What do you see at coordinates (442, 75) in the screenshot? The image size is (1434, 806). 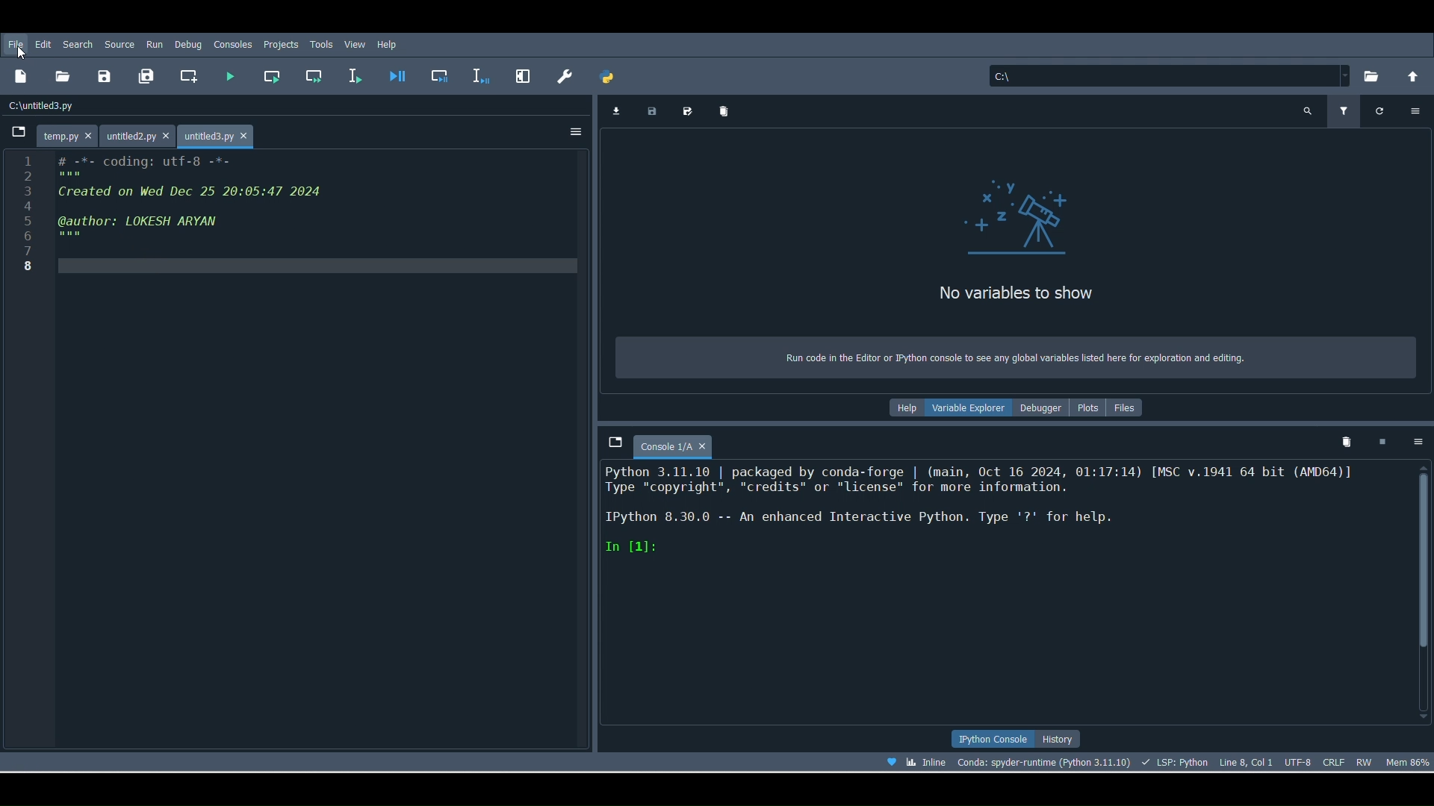 I see `Debug cell` at bounding box center [442, 75].